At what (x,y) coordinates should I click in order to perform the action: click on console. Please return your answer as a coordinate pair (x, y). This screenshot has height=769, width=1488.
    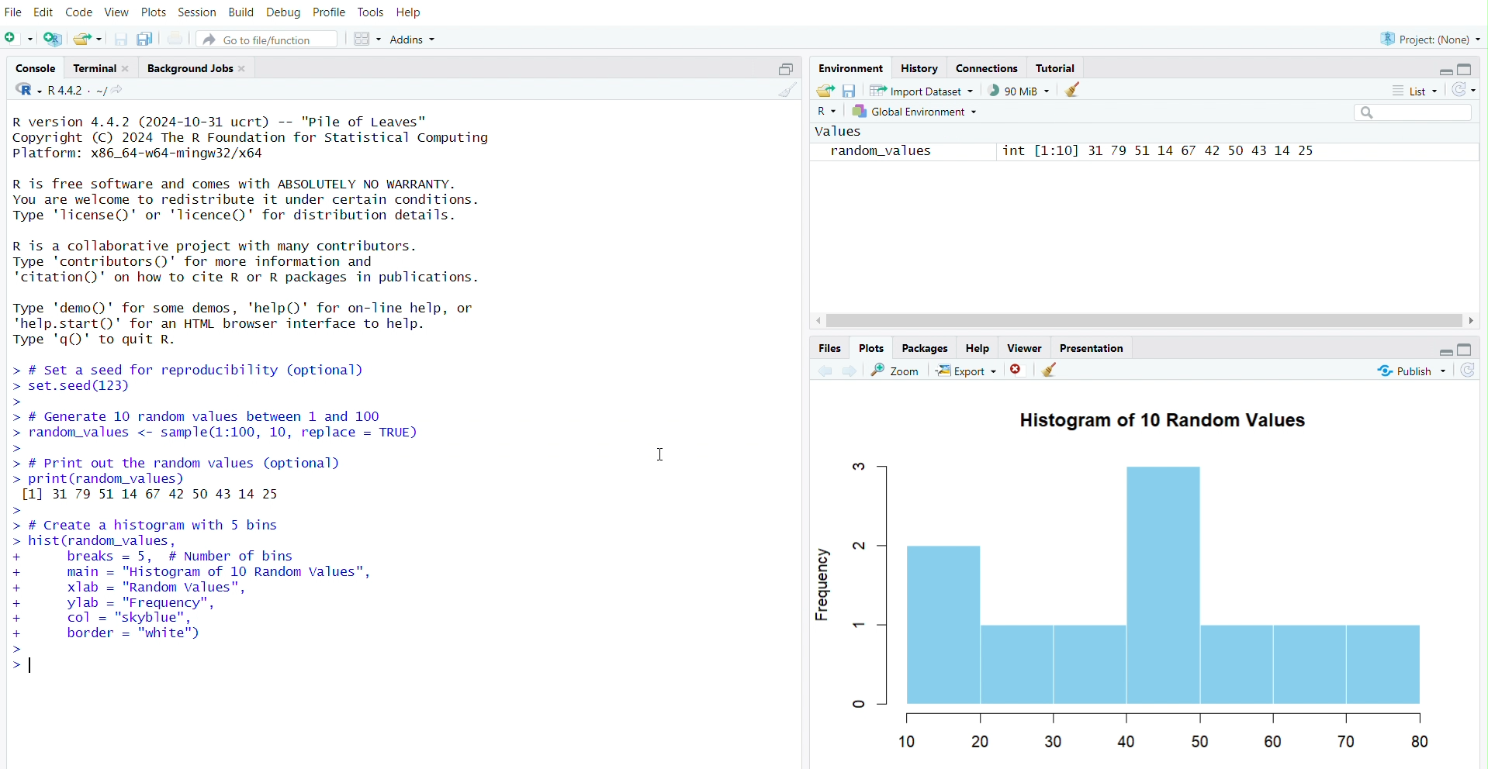
    Looking at the image, I should click on (29, 66).